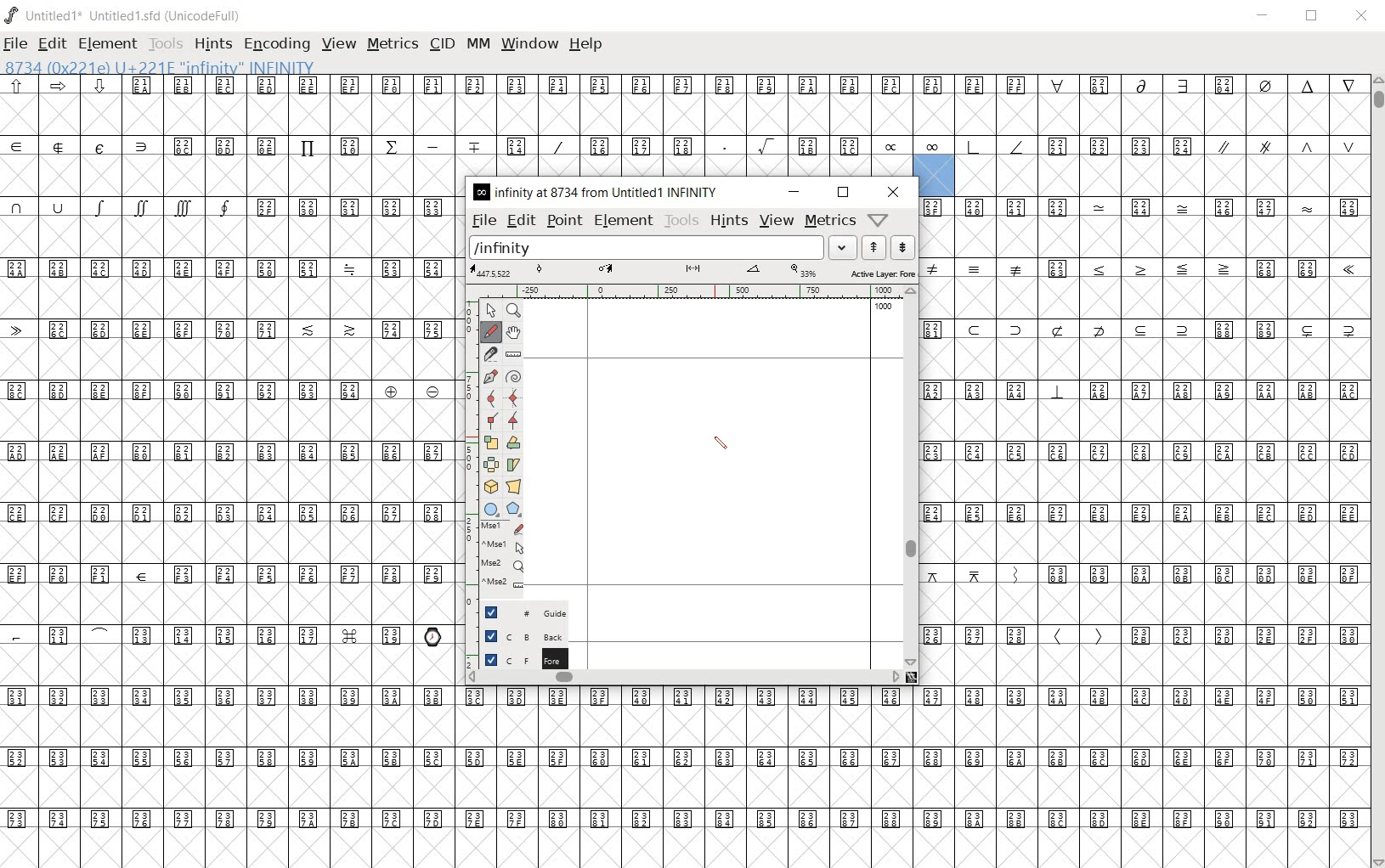 The height and width of the screenshot is (868, 1385). What do you see at coordinates (489, 486) in the screenshot?
I see `rotate the selection in 3D and project back to plane` at bounding box center [489, 486].